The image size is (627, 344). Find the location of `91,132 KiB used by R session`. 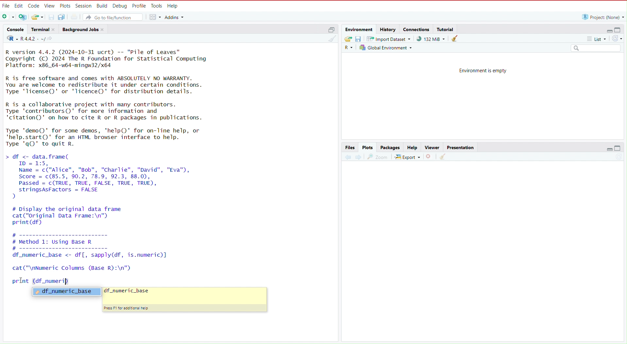

91,132 KiB used by R session is located at coordinates (430, 39).